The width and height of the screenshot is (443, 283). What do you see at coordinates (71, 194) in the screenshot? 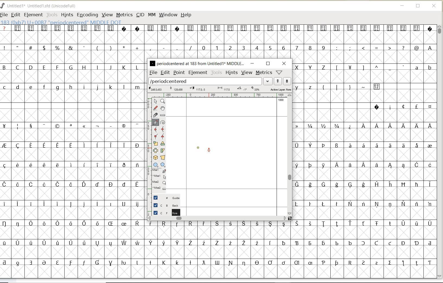
I see `special characters` at bounding box center [71, 194].